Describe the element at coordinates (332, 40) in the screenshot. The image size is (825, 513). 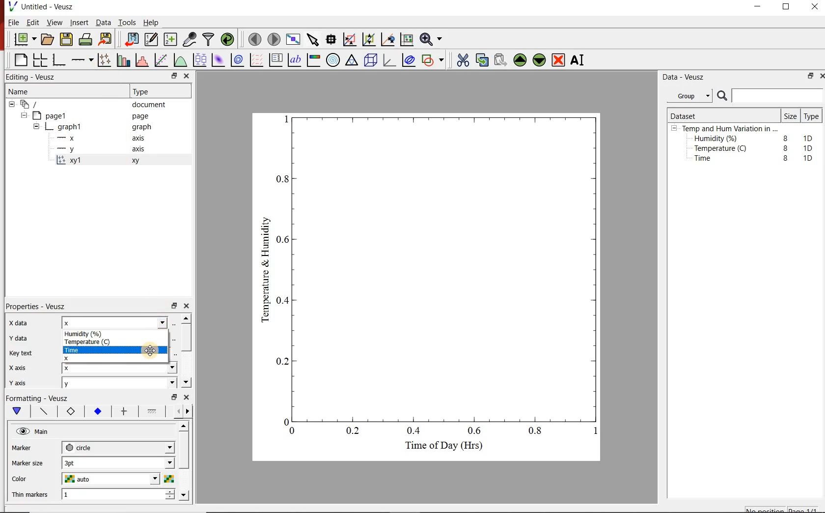
I see `Read data points on the graph` at that location.